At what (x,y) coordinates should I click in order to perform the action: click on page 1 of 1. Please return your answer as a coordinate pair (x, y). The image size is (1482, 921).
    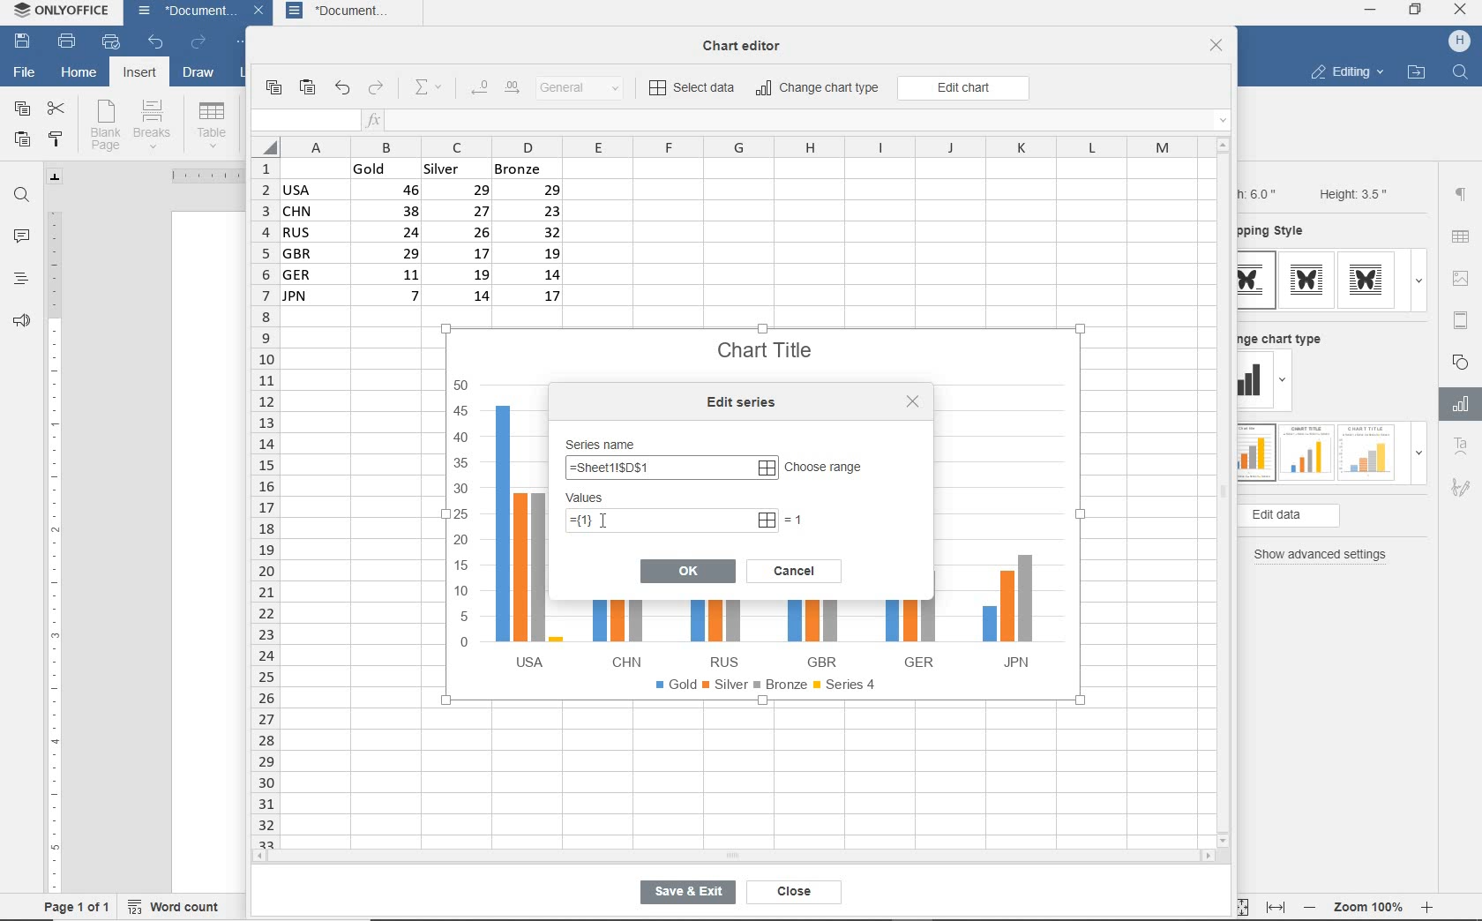
    Looking at the image, I should click on (78, 906).